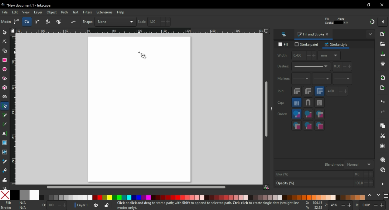 The height and width of the screenshot is (210, 389). I want to click on shape builder tool, so click(4, 51).